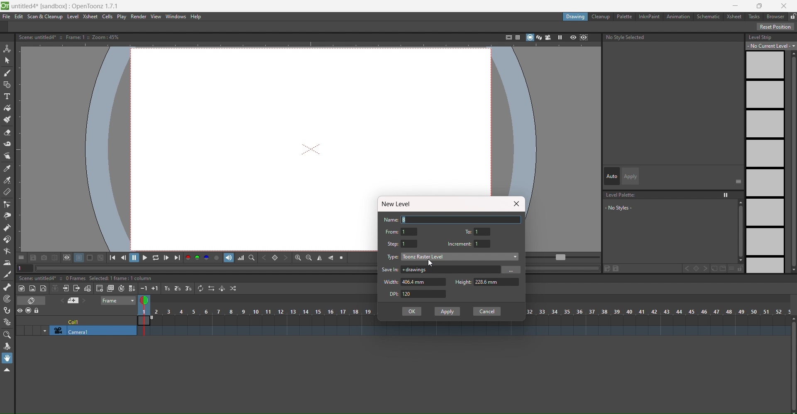 The width and height of the screenshot is (797, 414). I want to click on new toonz raster level, so click(22, 288).